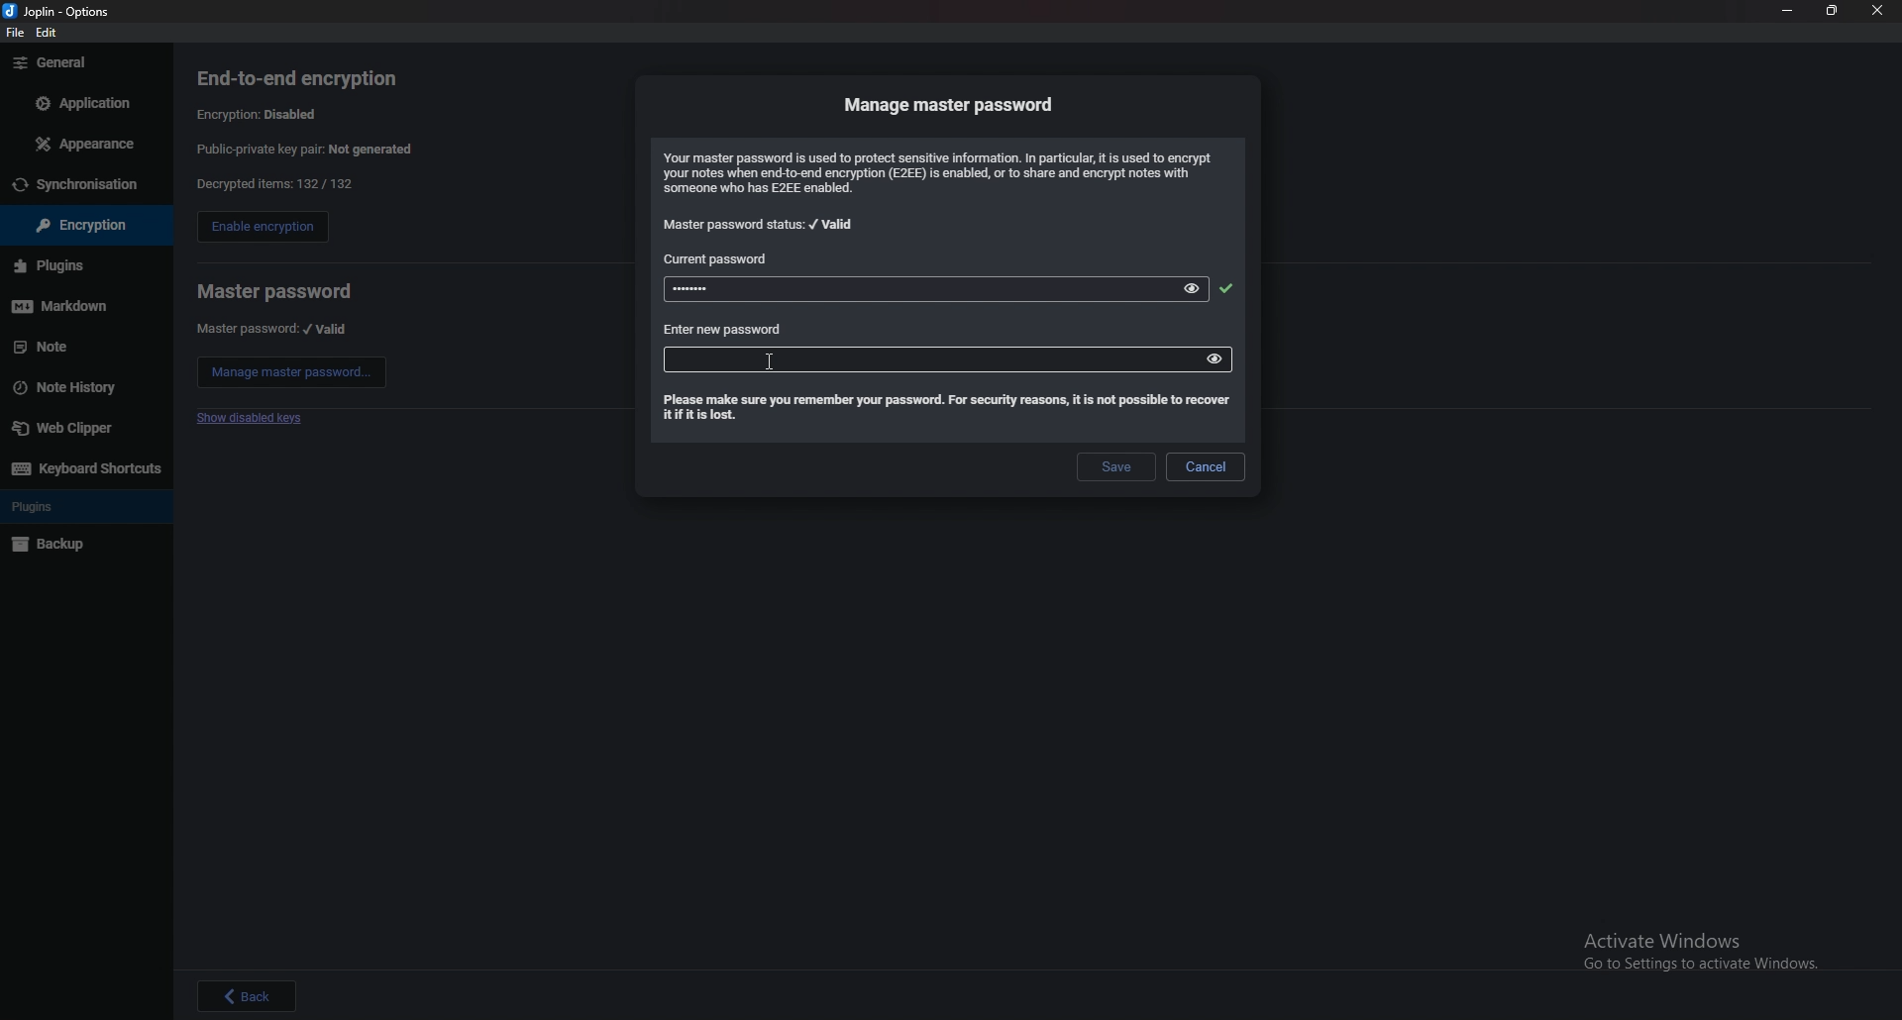  Describe the element at coordinates (262, 229) in the screenshot. I see `enable encryption` at that location.